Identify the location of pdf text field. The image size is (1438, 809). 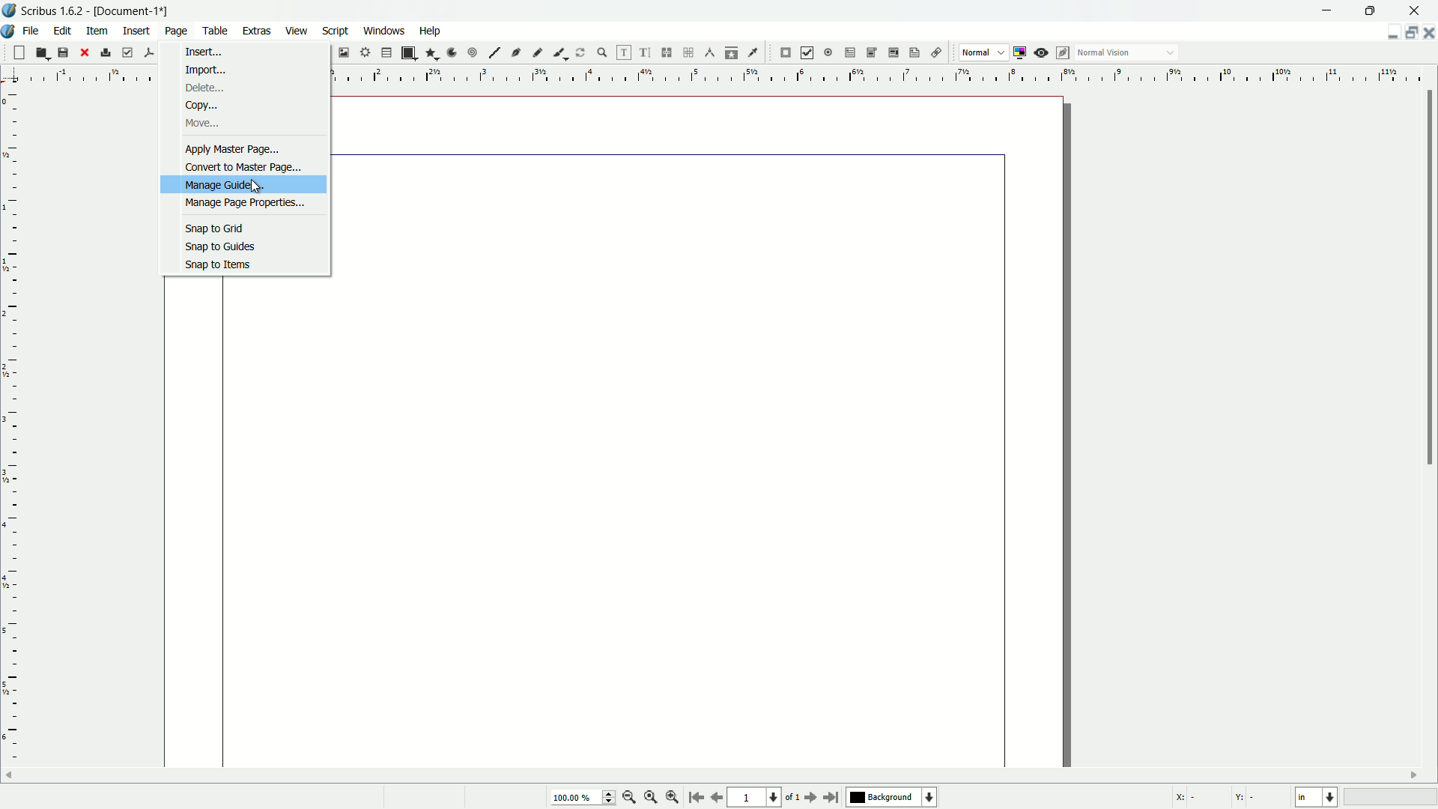
(847, 53).